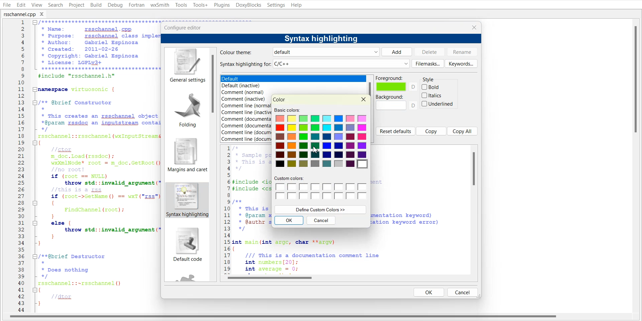 The width and height of the screenshot is (642, 321). What do you see at coordinates (432, 95) in the screenshot?
I see `Italics` at bounding box center [432, 95].